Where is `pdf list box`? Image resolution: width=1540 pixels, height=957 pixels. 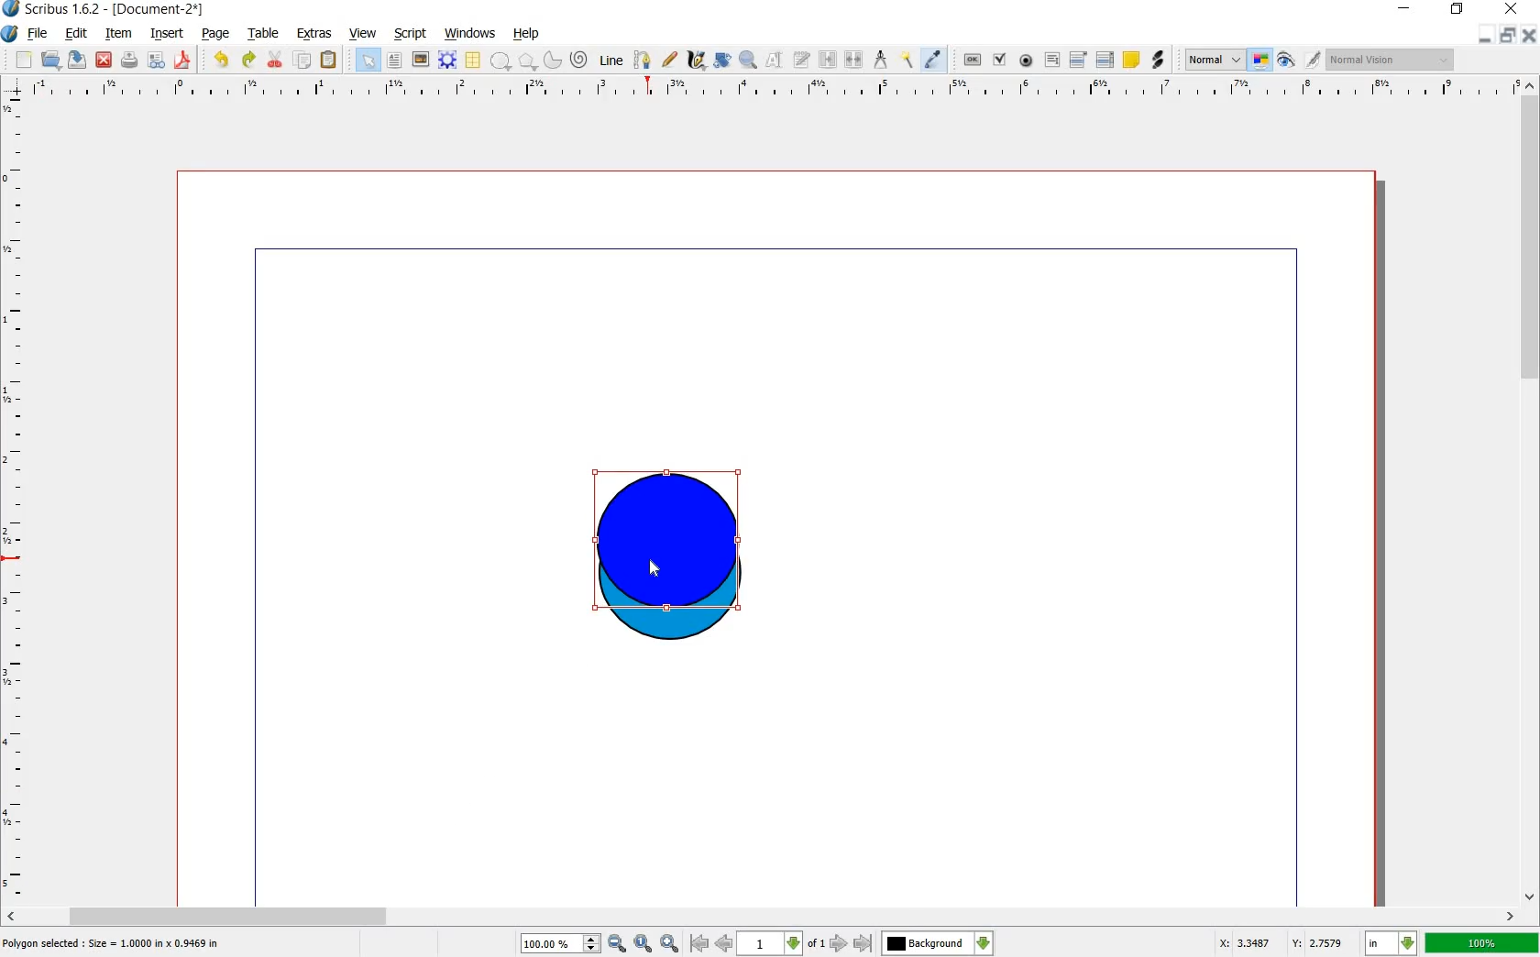
pdf list box is located at coordinates (1105, 58).